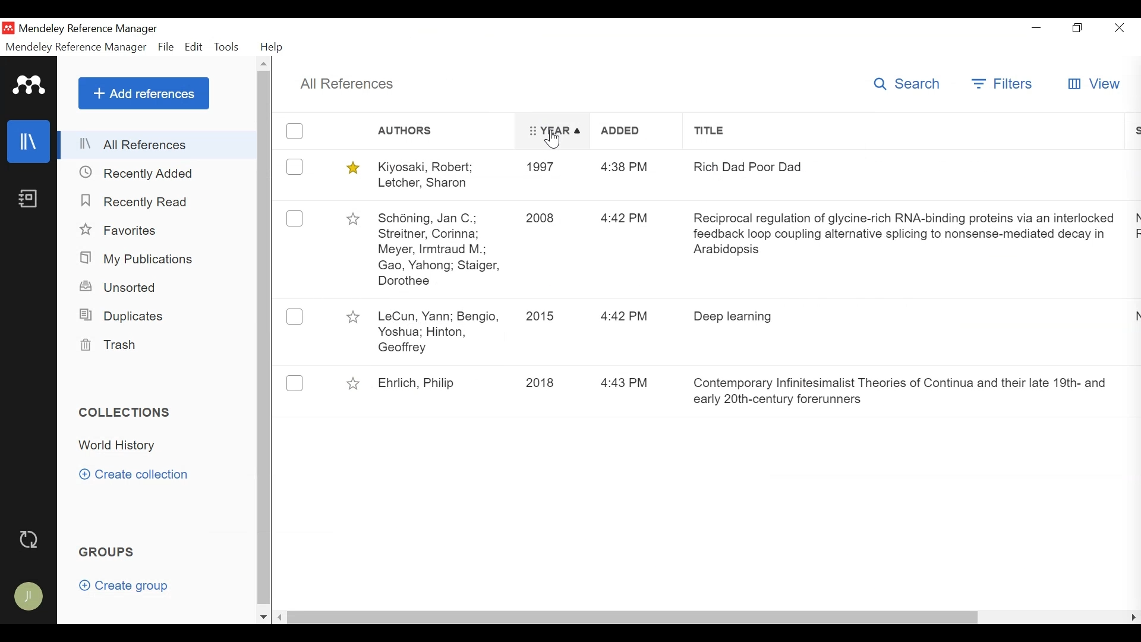  Describe the element at coordinates (545, 382) in the screenshot. I see `2018` at that location.